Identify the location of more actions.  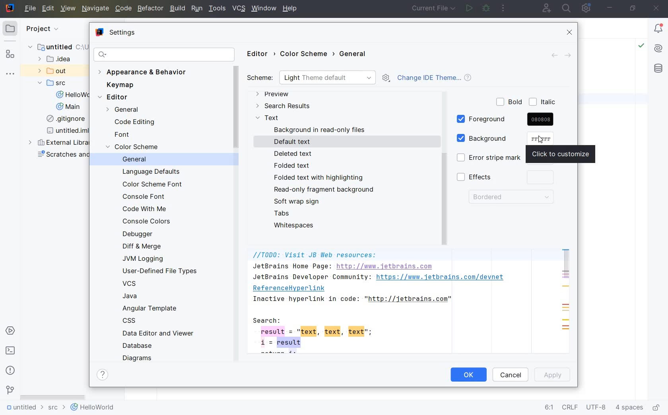
(504, 8).